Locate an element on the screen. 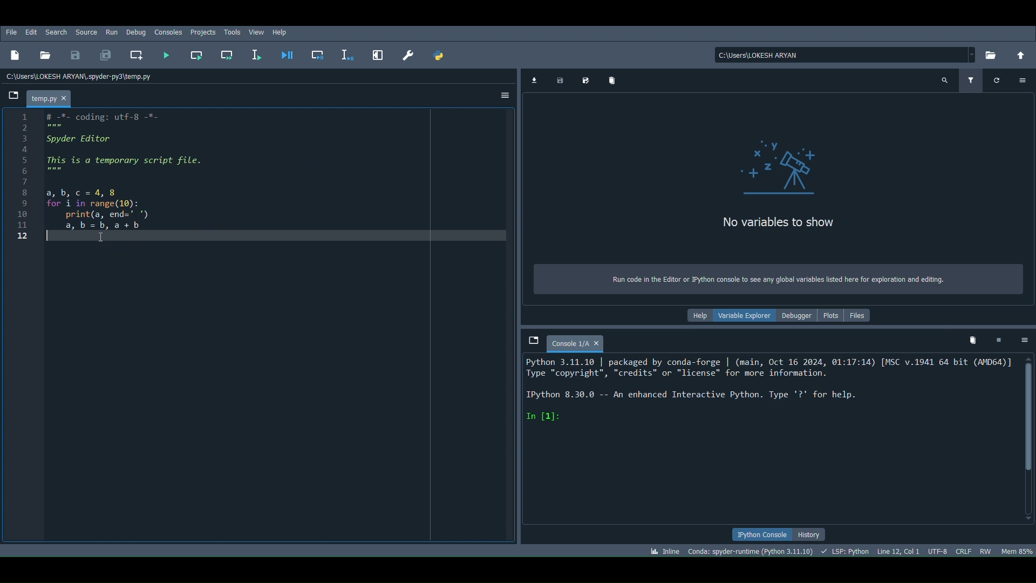  Help is located at coordinates (280, 31).